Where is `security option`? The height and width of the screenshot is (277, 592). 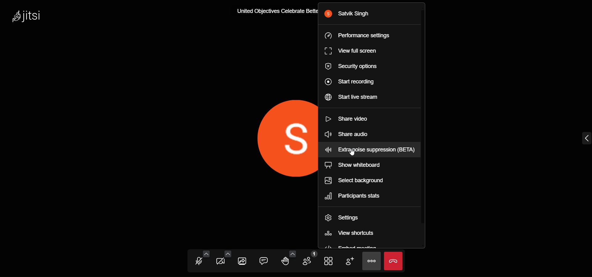
security option is located at coordinates (353, 67).